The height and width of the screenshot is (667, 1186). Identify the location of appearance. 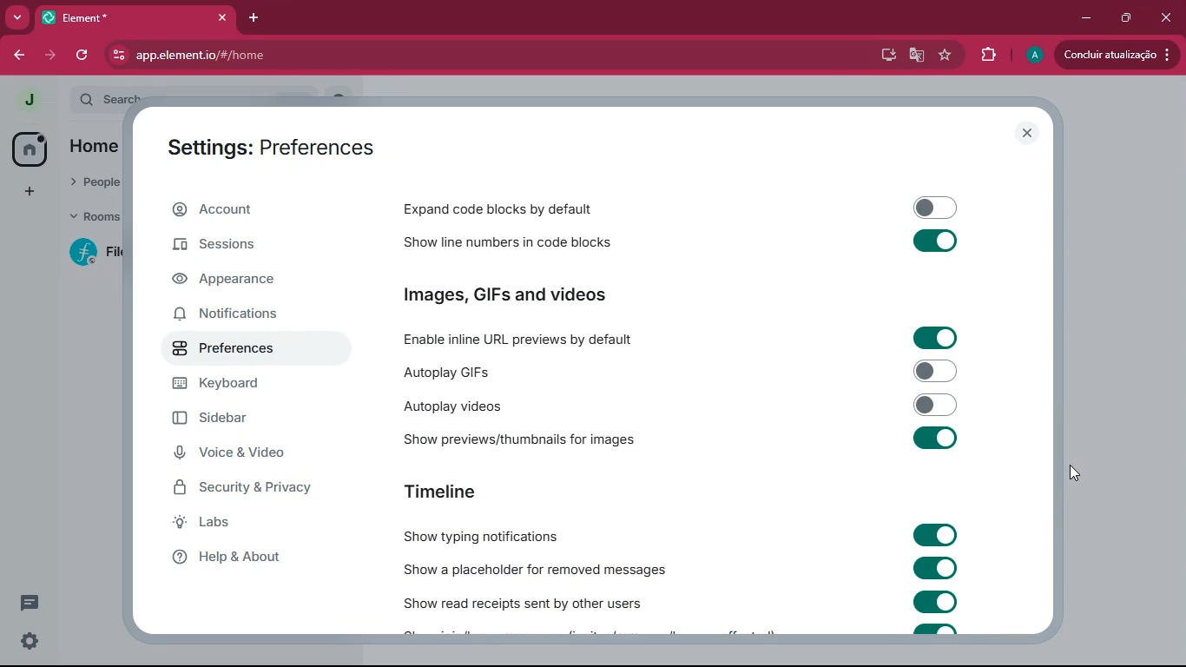
(235, 283).